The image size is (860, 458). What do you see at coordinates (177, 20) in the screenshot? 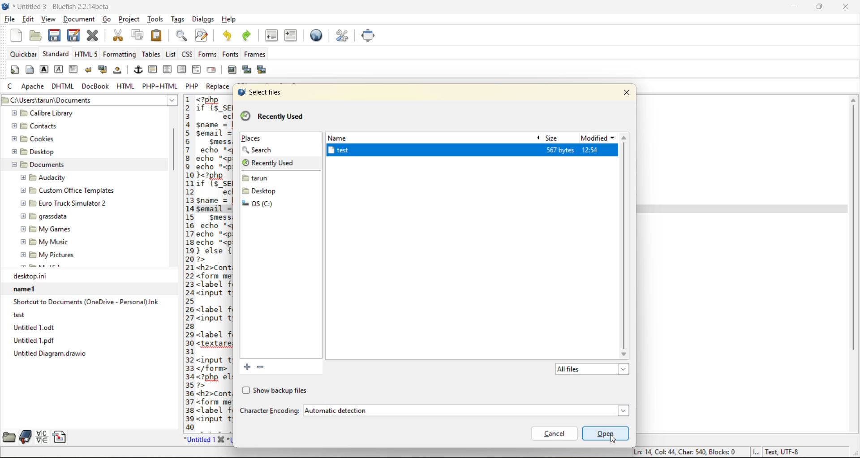
I see `tags` at bounding box center [177, 20].